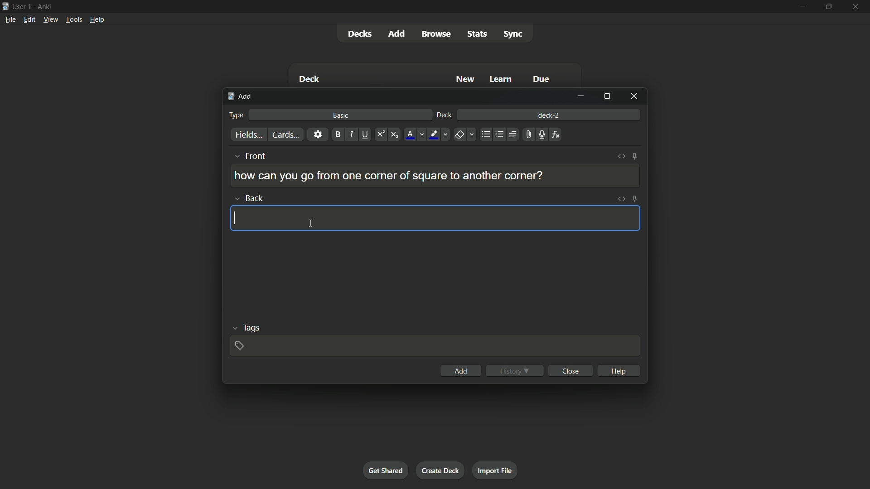 This screenshot has height=489, width=870. What do you see at coordinates (803, 6) in the screenshot?
I see `minimize` at bounding box center [803, 6].